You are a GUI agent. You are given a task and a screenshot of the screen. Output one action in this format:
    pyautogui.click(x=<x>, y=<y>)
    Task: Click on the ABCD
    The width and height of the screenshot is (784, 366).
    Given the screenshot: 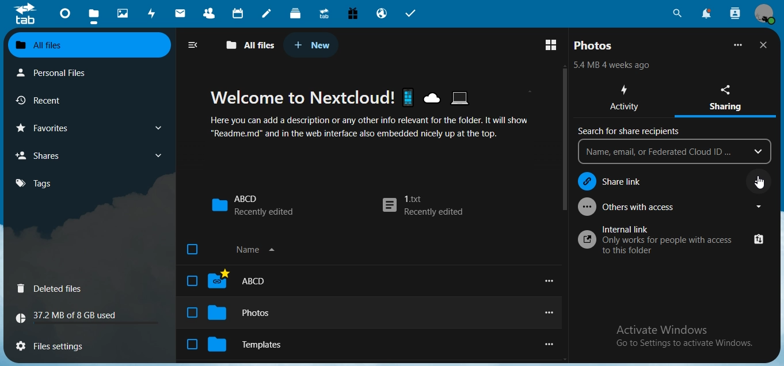 What is the action you would take?
    pyautogui.click(x=245, y=279)
    